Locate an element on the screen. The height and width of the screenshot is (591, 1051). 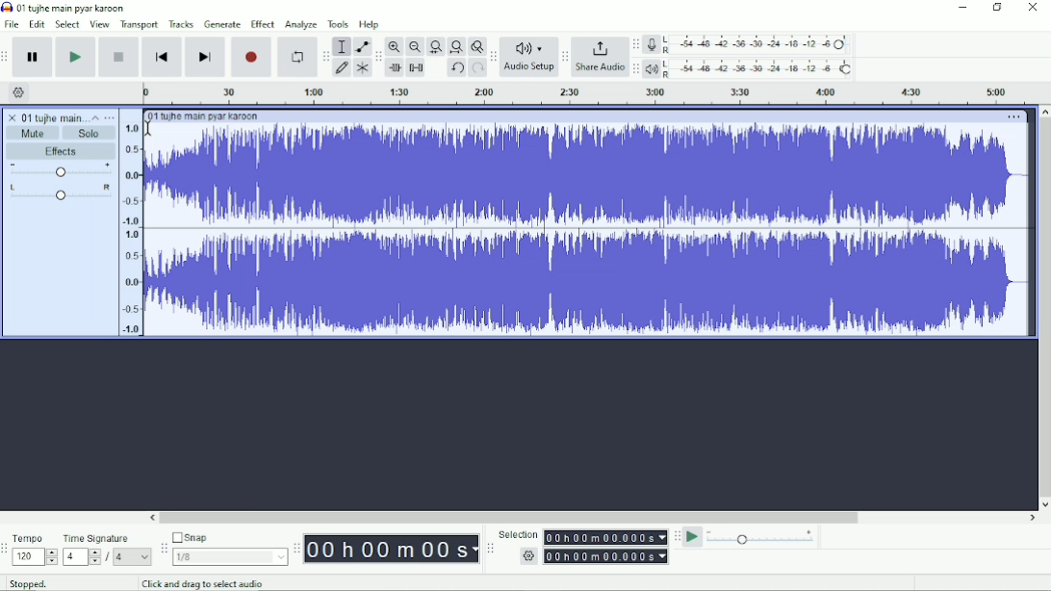
Audacity selection toolbar is located at coordinates (490, 549).